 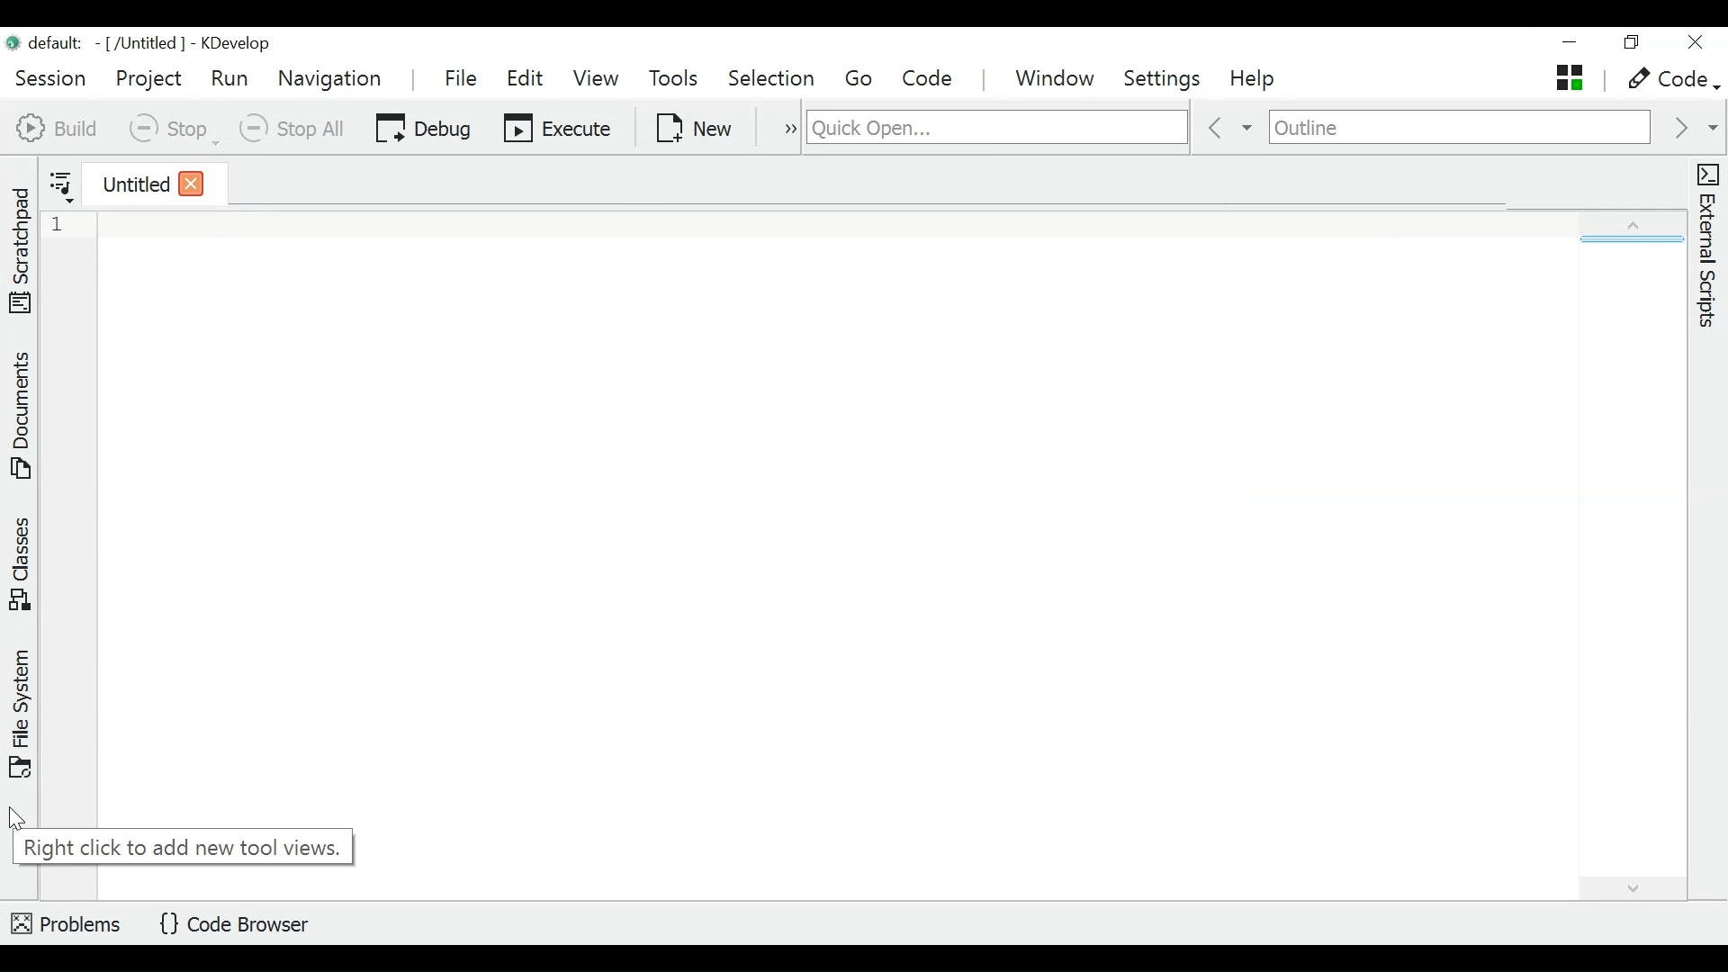 What do you see at coordinates (58, 126) in the screenshot?
I see `Build` at bounding box center [58, 126].